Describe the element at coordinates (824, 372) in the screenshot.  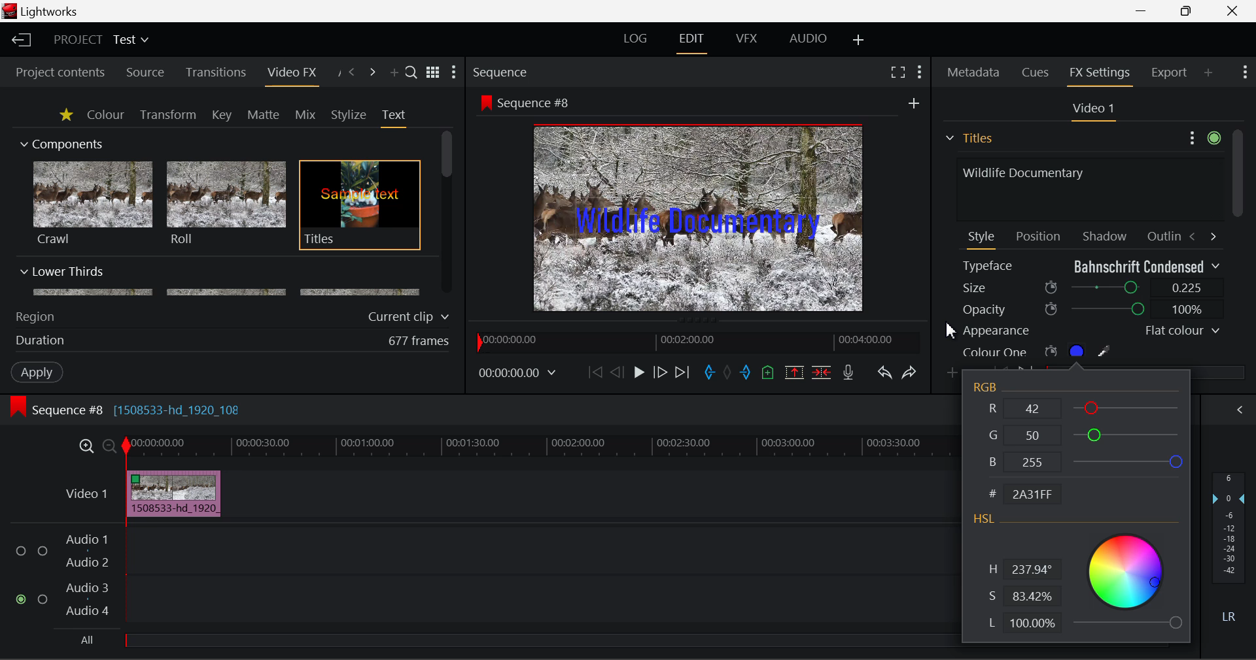
I see `Delete/Cut` at that location.